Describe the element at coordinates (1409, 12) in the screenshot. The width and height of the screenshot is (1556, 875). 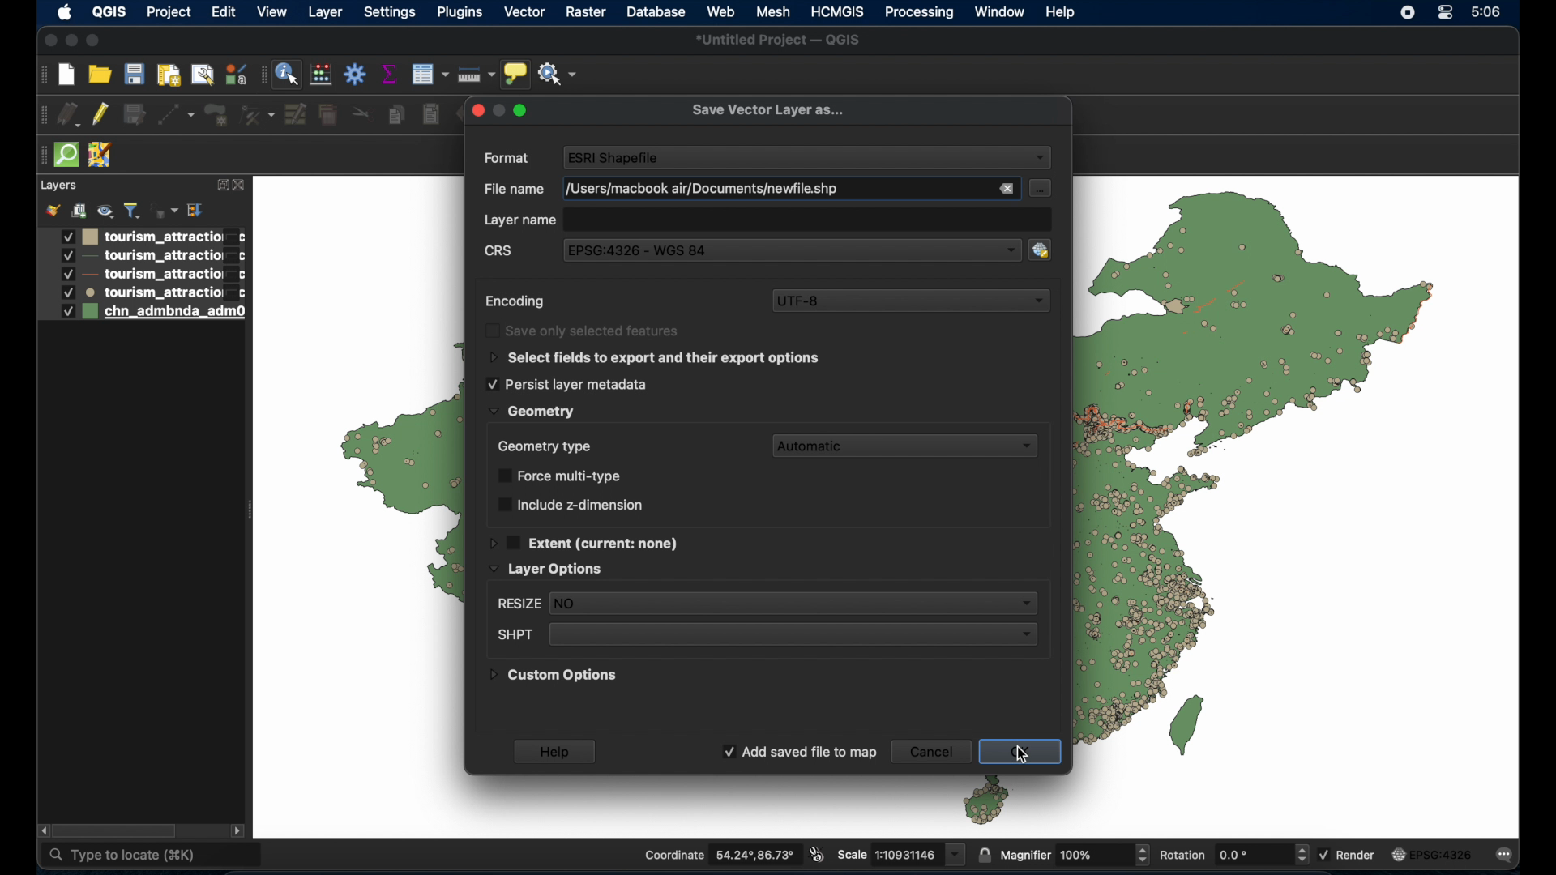
I see `screen recorder` at that location.